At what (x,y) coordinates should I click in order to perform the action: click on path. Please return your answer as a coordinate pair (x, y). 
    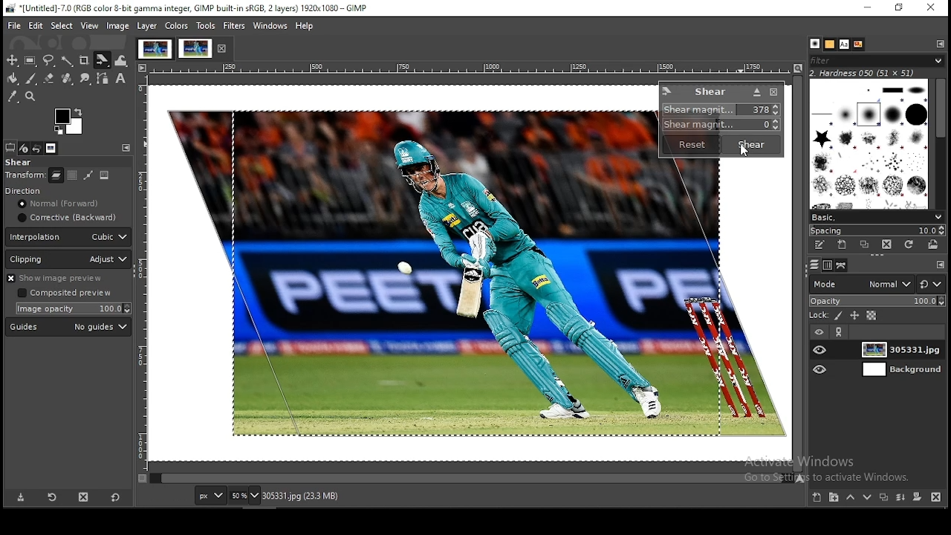
    Looking at the image, I should click on (87, 175).